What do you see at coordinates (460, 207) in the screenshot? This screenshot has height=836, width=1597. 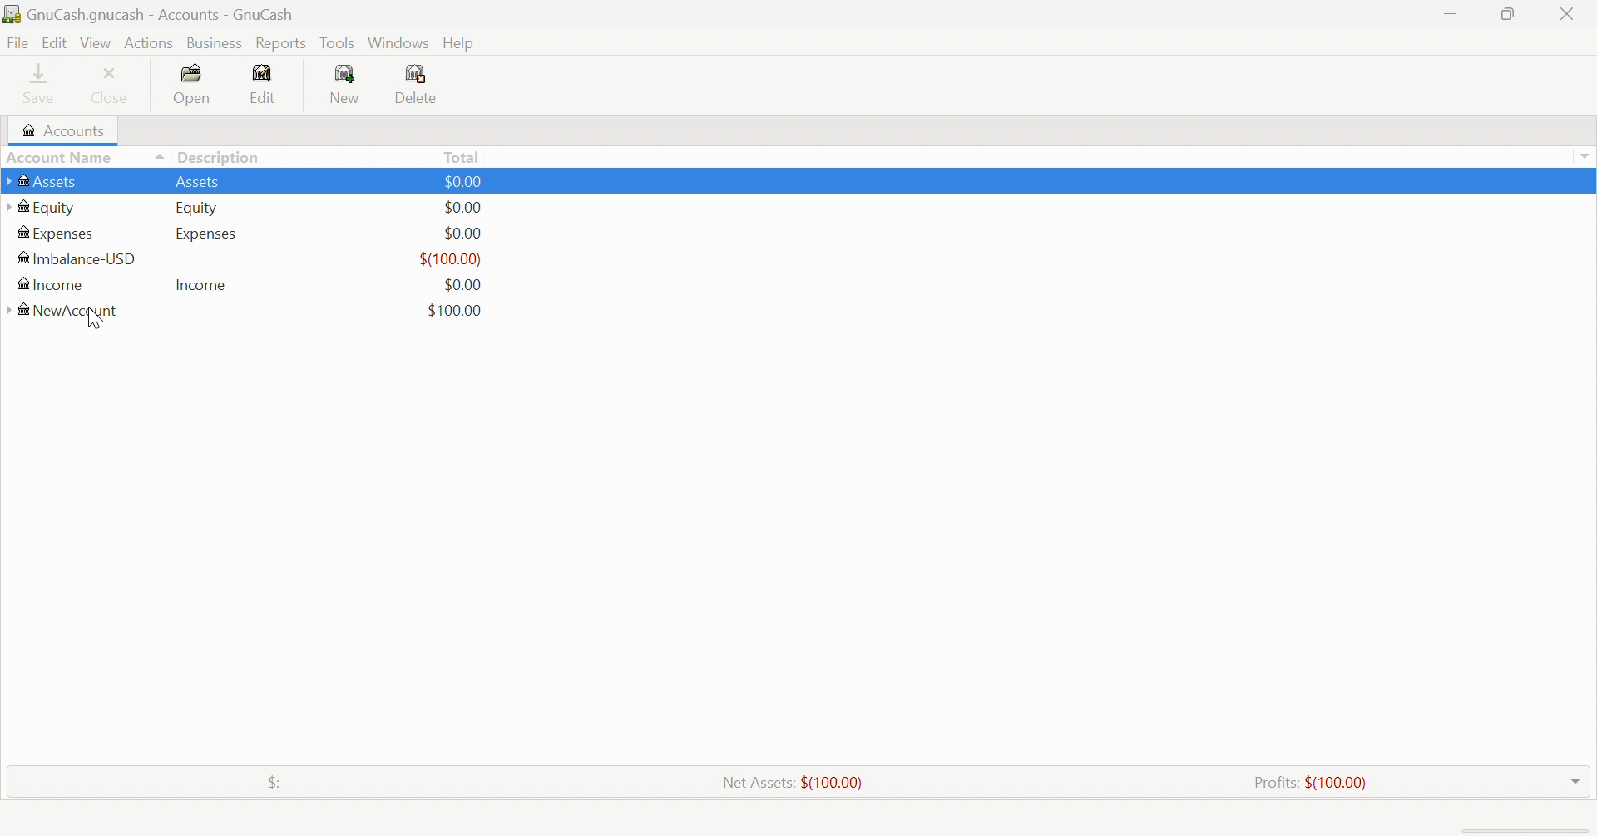 I see `$0.00` at bounding box center [460, 207].